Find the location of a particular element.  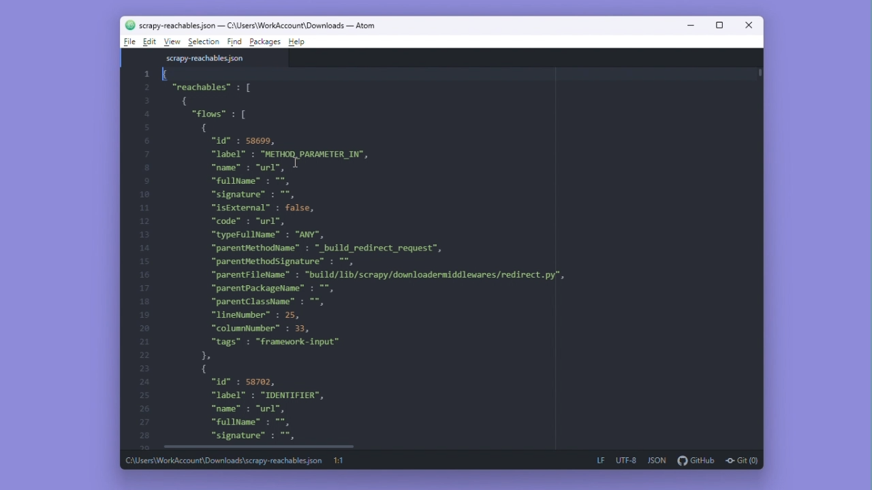

git (0) is located at coordinates (742, 459).